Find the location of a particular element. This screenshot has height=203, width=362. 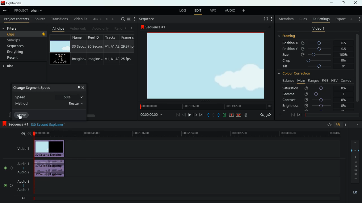

video is located at coordinates (61, 59).